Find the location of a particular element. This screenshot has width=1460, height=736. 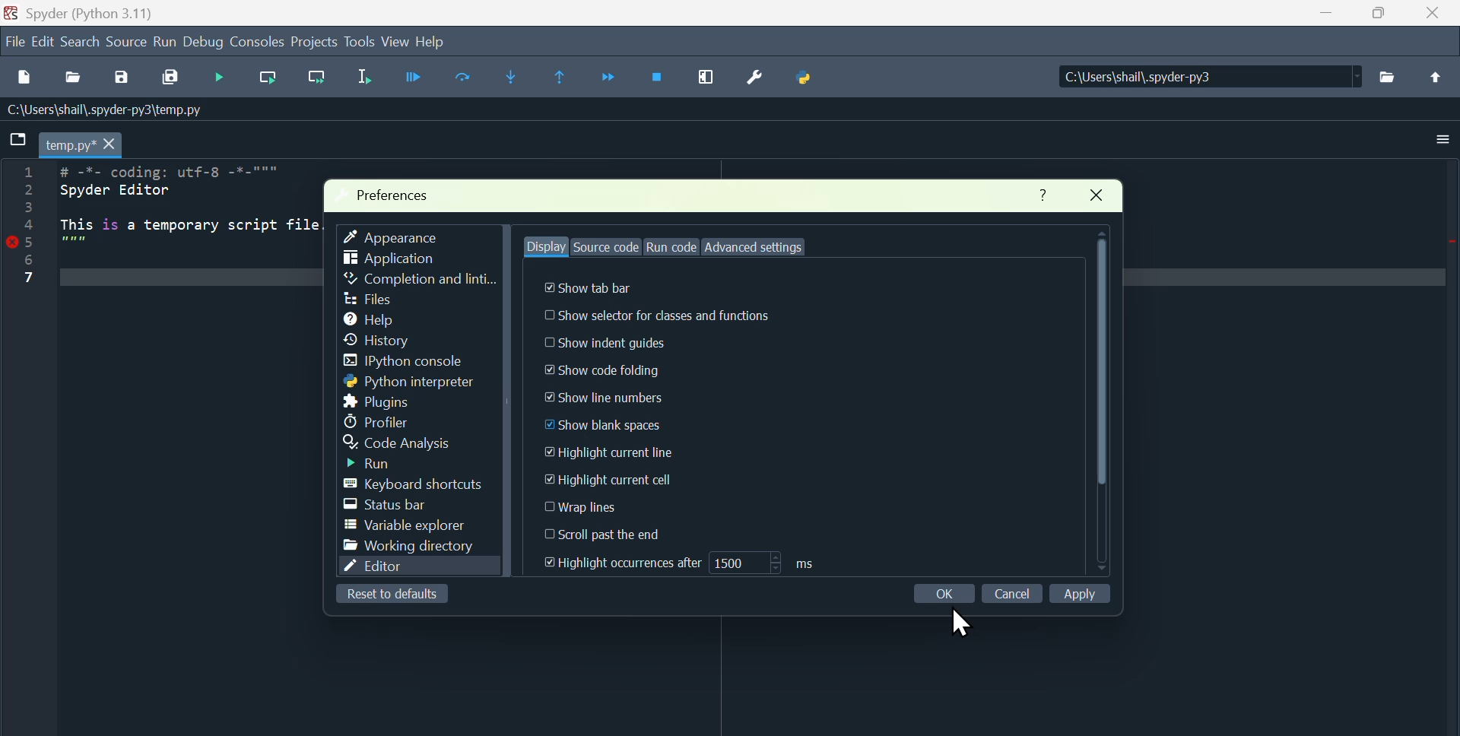

Step in to function is located at coordinates (507, 78).